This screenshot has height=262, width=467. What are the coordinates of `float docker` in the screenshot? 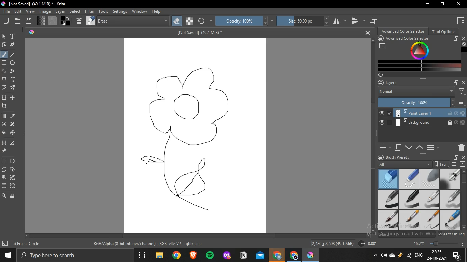 It's located at (456, 82).